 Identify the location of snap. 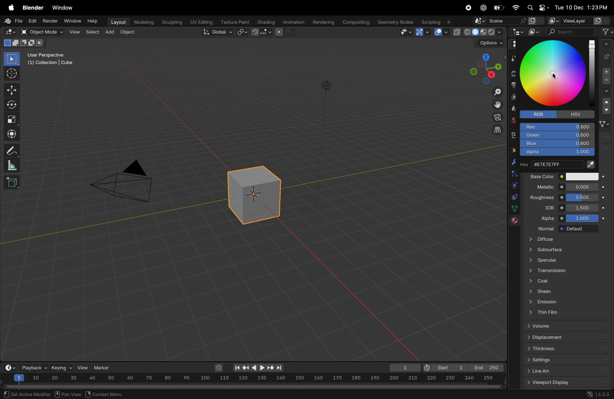
(243, 32).